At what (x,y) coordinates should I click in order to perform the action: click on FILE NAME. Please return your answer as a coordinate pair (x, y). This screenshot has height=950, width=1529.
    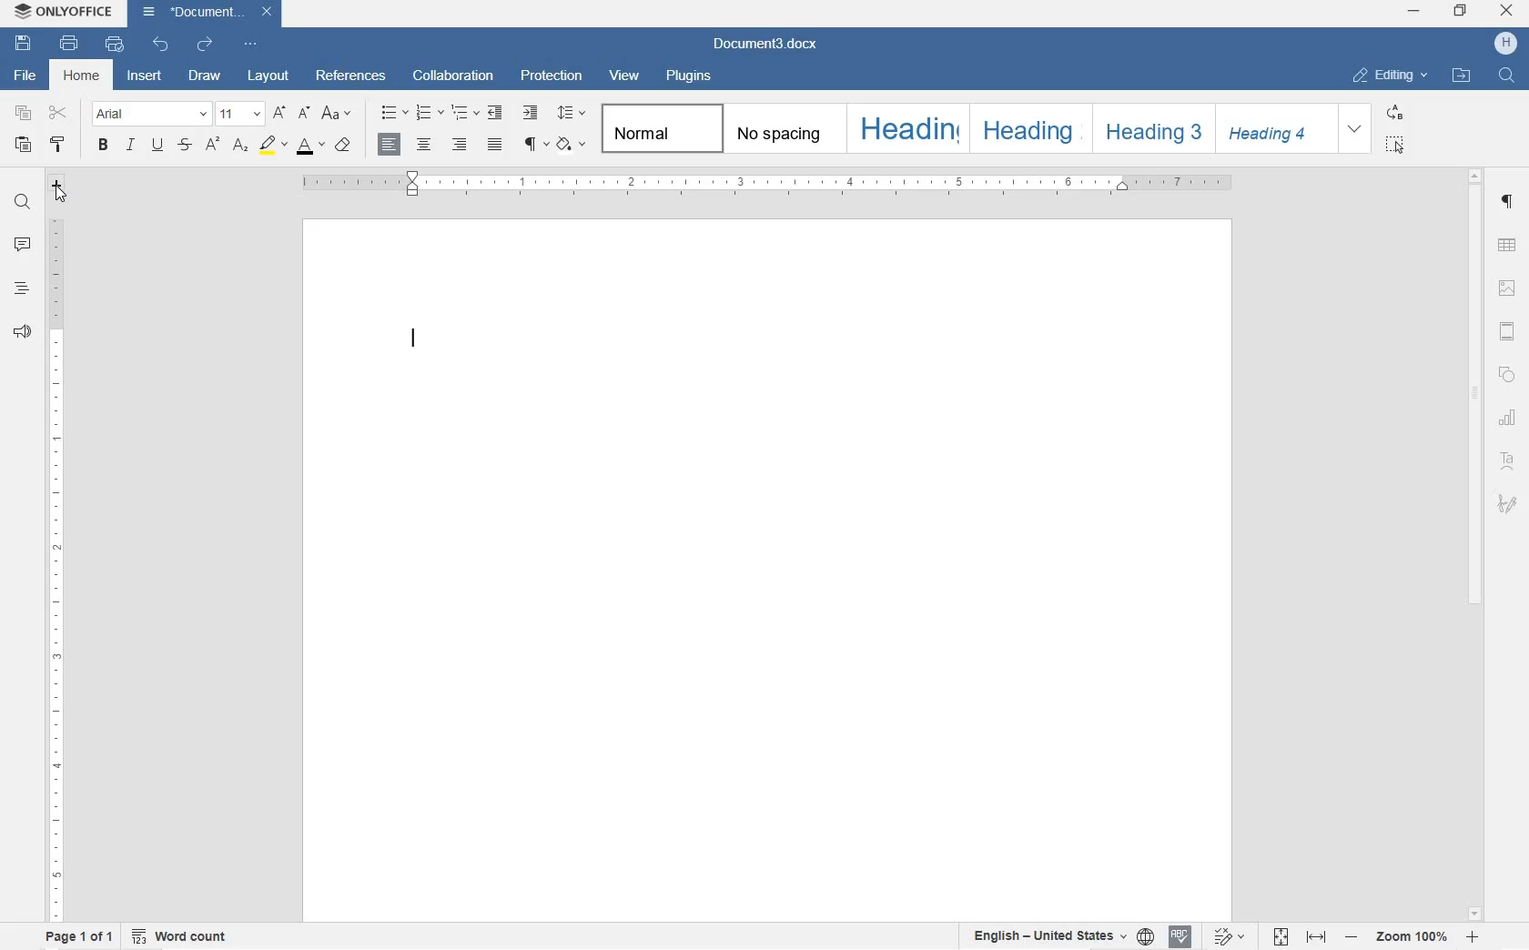
    Looking at the image, I should click on (764, 45).